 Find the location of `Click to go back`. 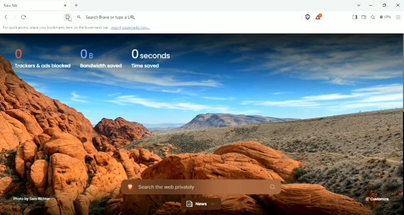

Click to go back is located at coordinates (6, 17).